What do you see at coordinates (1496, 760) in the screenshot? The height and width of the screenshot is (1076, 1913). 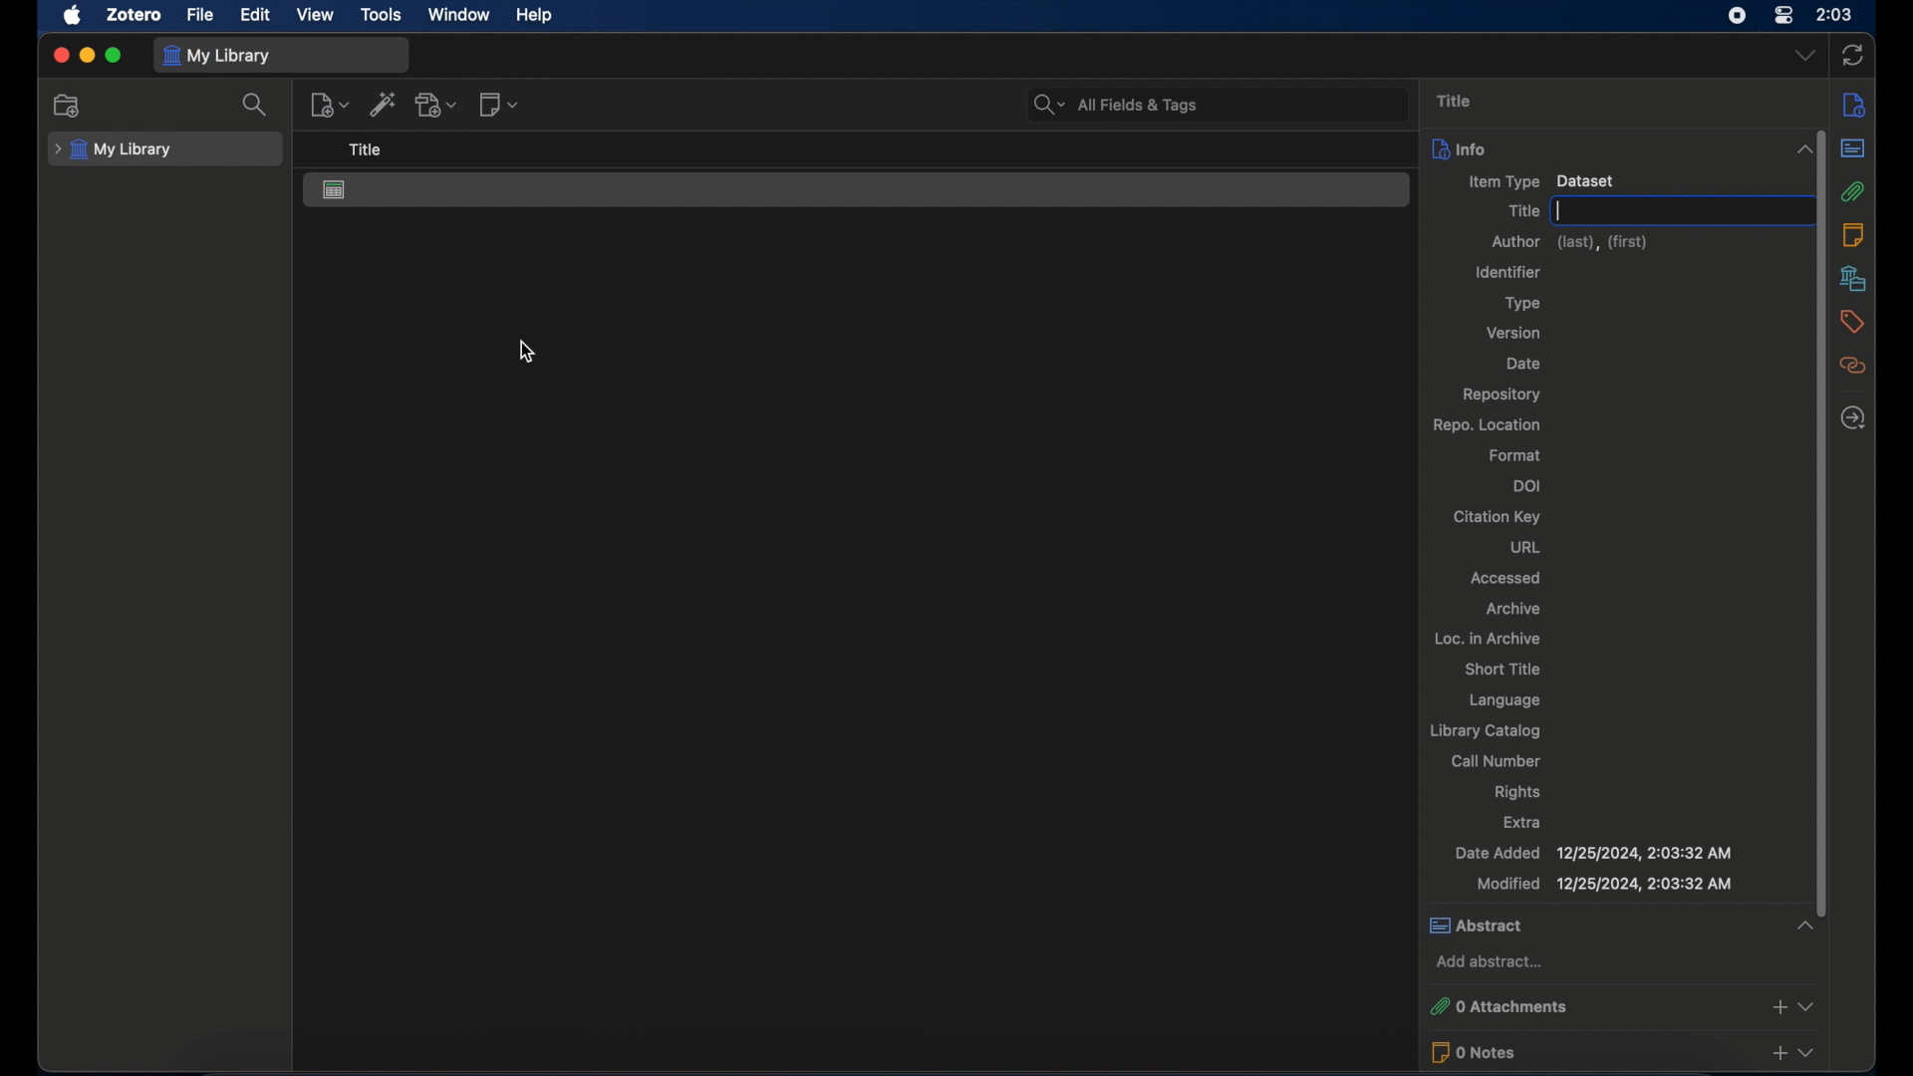 I see `call number` at bounding box center [1496, 760].